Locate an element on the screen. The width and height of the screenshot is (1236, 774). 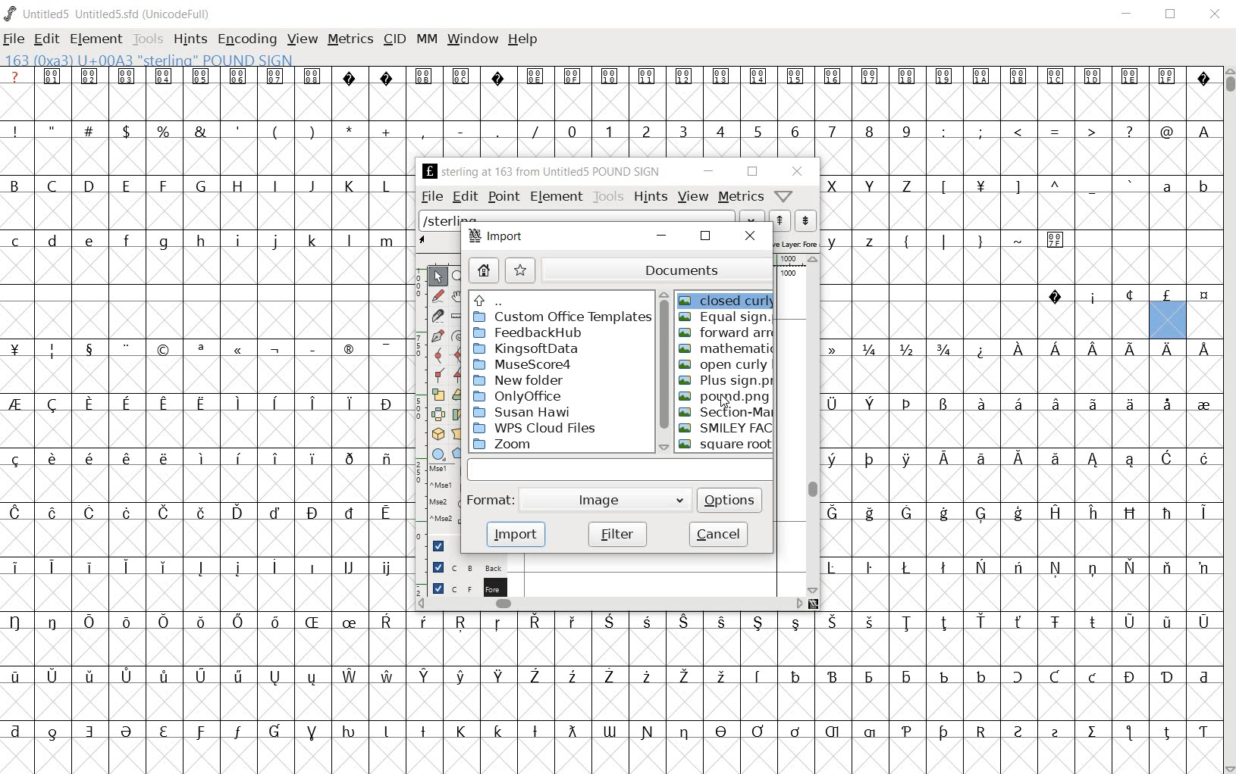
Symbol is located at coordinates (943, 405).